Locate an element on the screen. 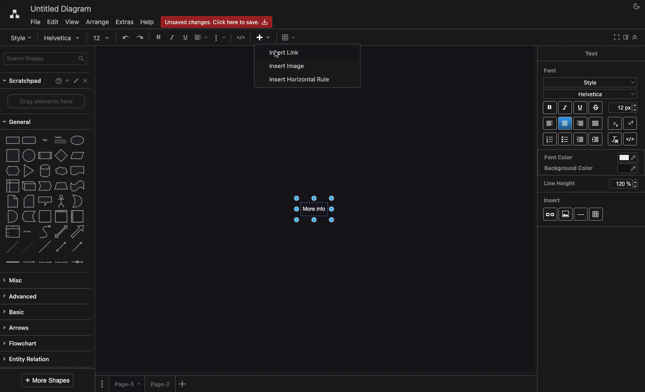  Help is located at coordinates (56, 82).